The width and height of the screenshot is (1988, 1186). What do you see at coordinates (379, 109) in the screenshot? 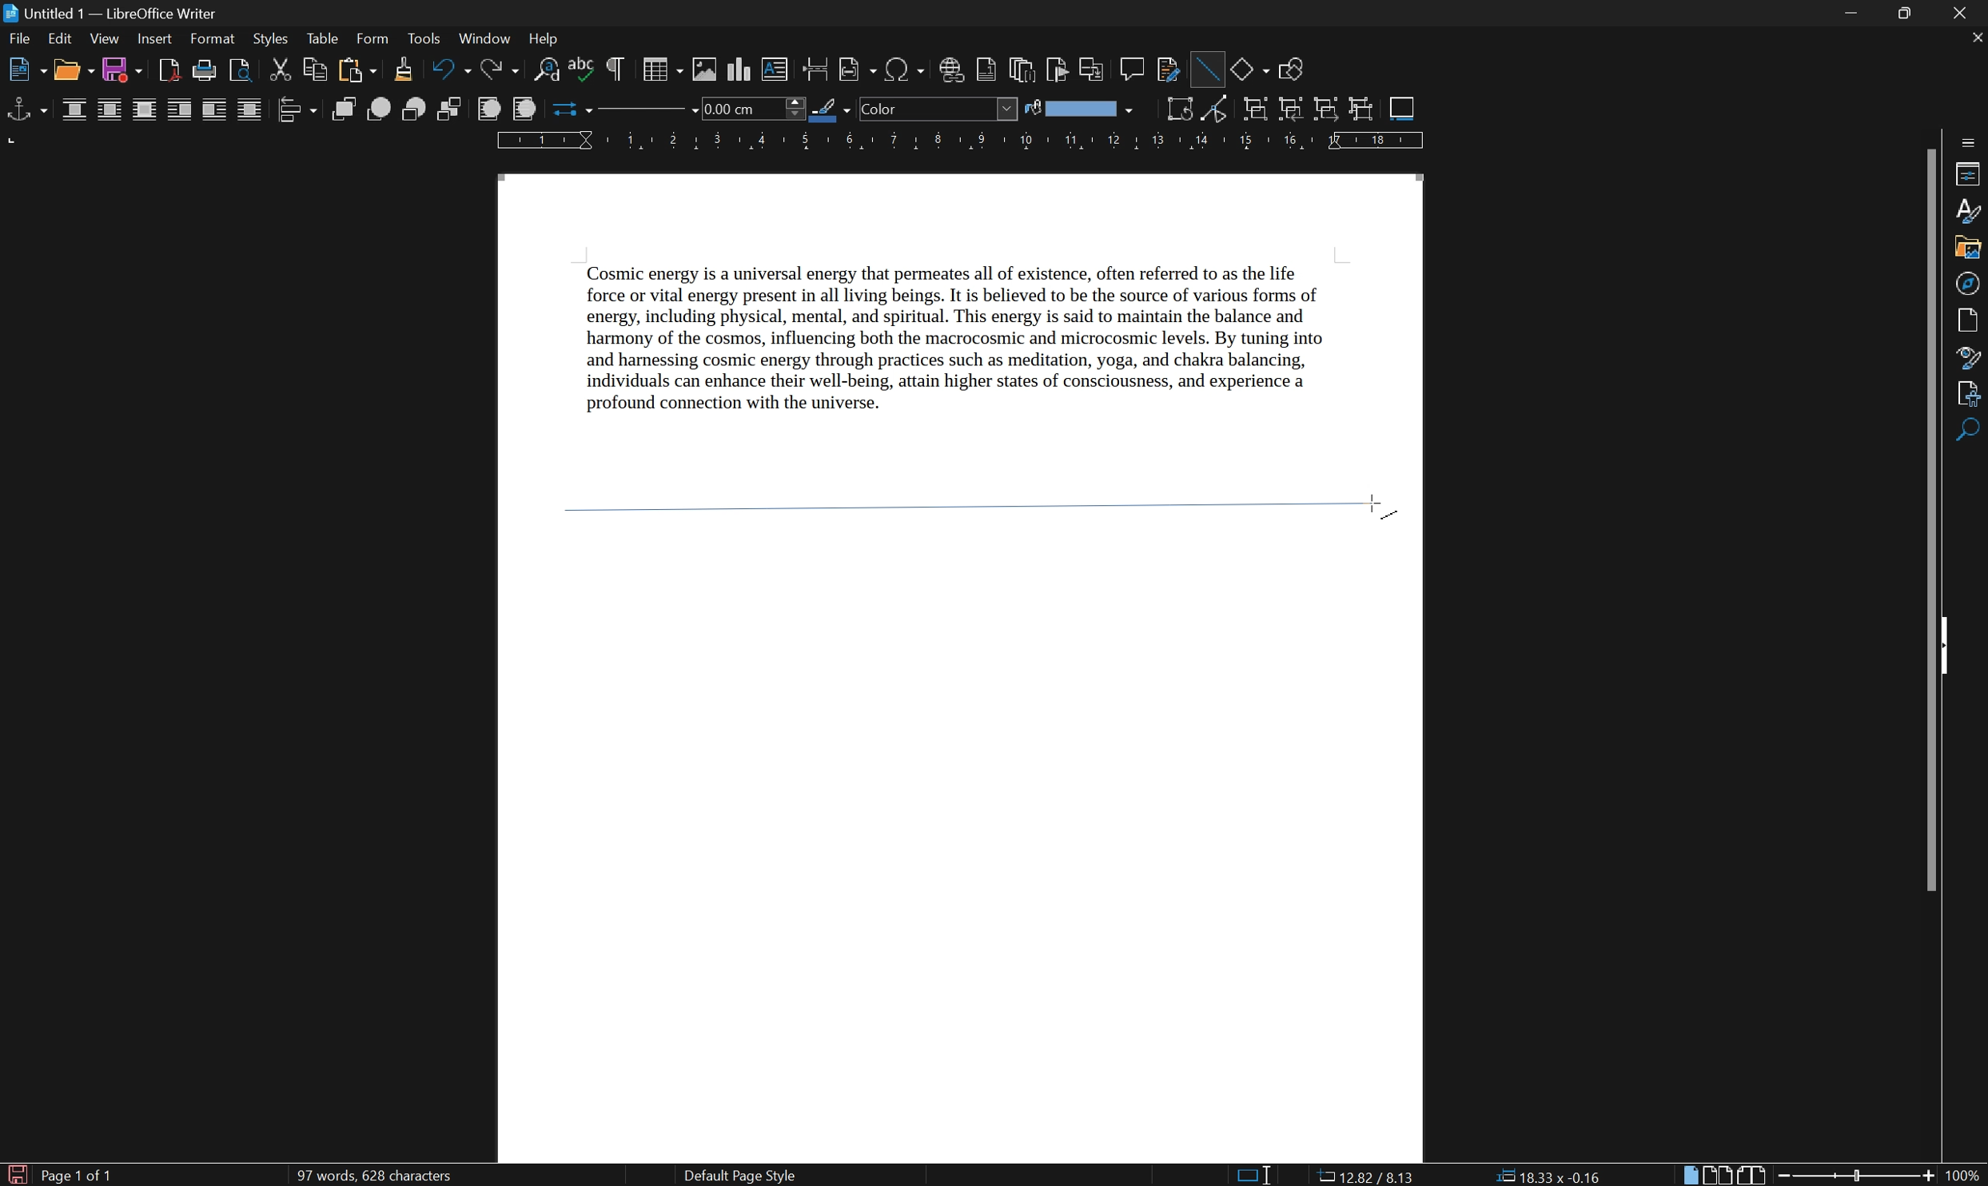
I see `forward one` at bounding box center [379, 109].